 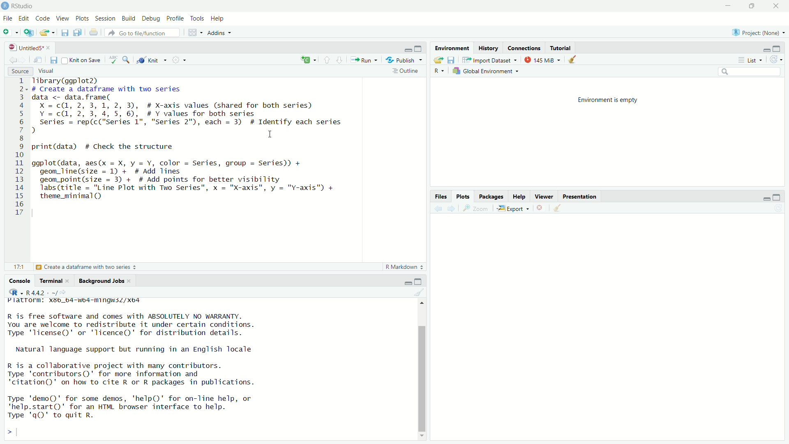 What do you see at coordinates (404, 267) in the screenshot?
I see `R Markdown` at bounding box center [404, 267].